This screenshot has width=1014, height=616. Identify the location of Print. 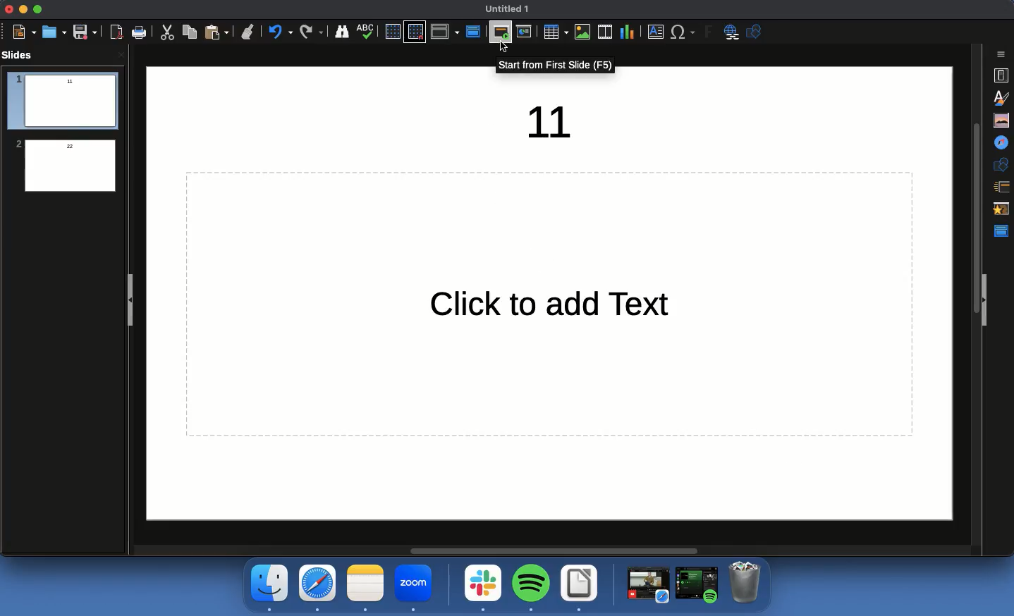
(140, 33).